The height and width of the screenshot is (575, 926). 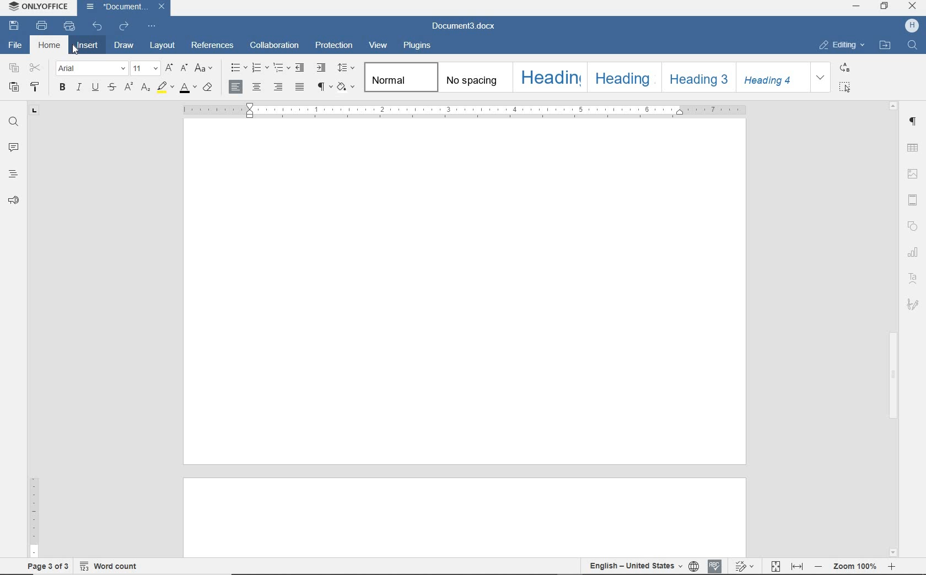 I want to click on STRIKETHROUGH, so click(x=112, y=88).